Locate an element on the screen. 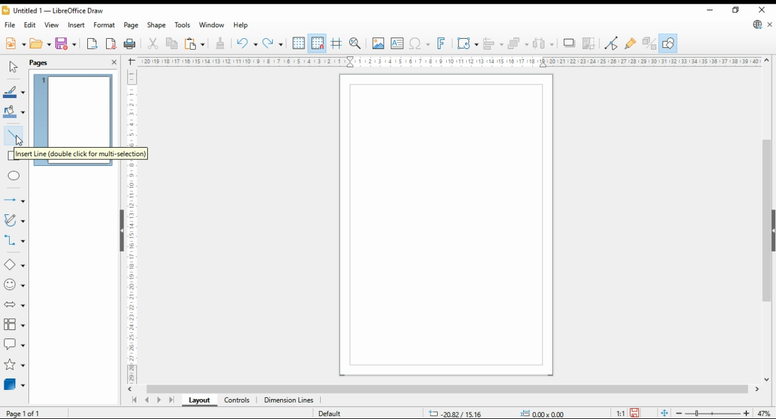 The height and width of the screenshot is (419, 776). move up is located at coordinates (767, 61).